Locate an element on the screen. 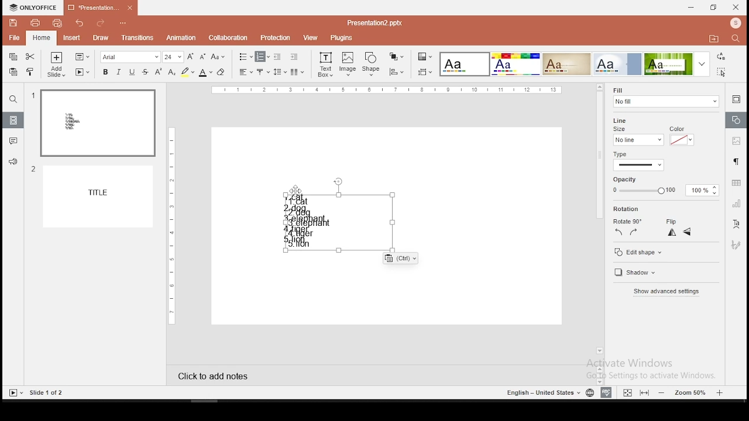  slide  is located at coordinates (101, 197).